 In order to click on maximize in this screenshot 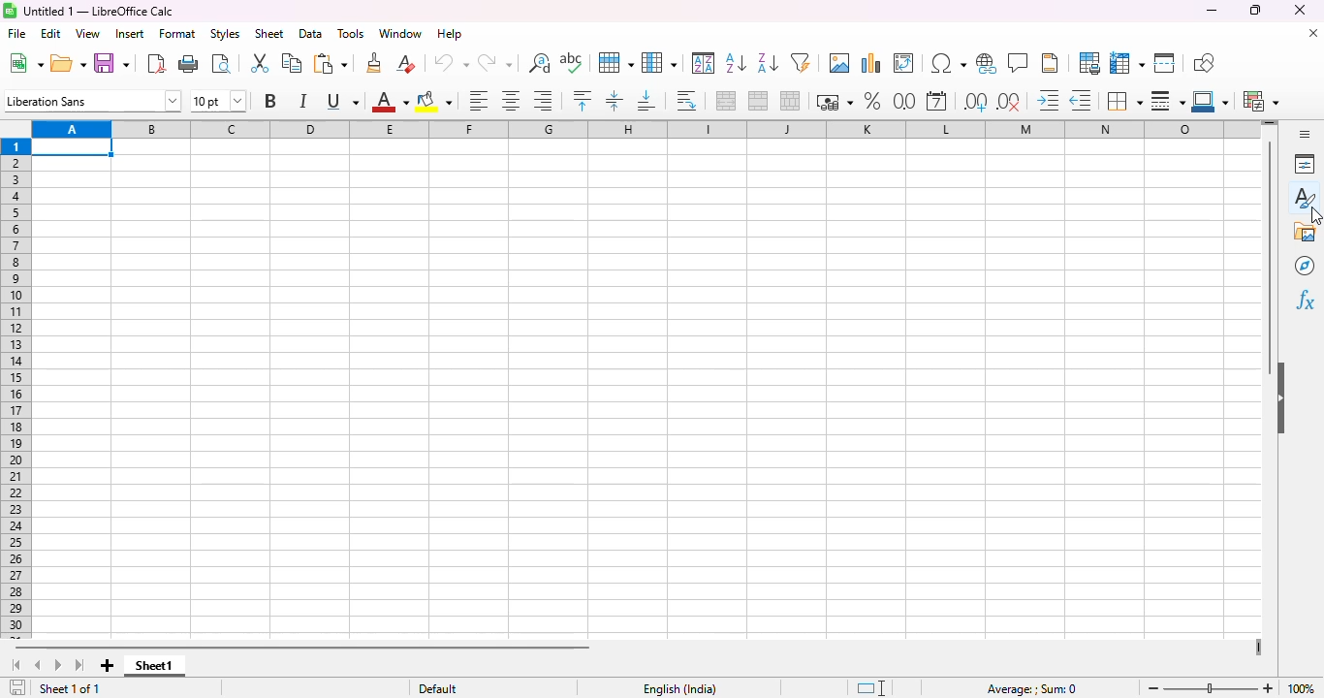, I will do `click(1256, 10)`.